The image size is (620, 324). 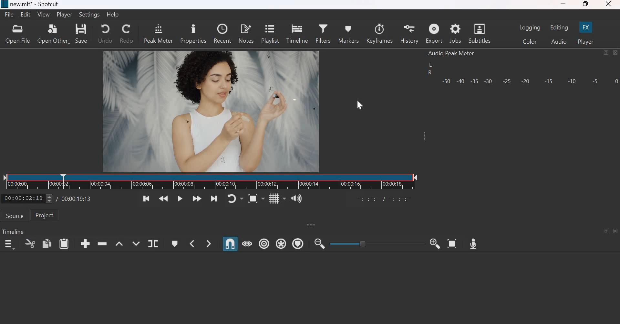 I want to click on Play quickly forwards, so click(x=197, y=199).